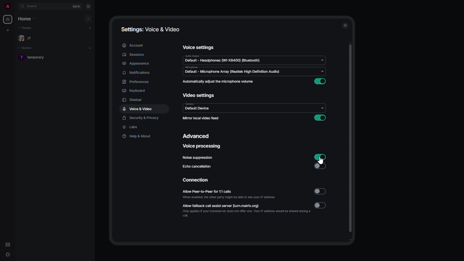 This screenshot has width=464, height=261. I want to click on disabled, so click(320, 166).